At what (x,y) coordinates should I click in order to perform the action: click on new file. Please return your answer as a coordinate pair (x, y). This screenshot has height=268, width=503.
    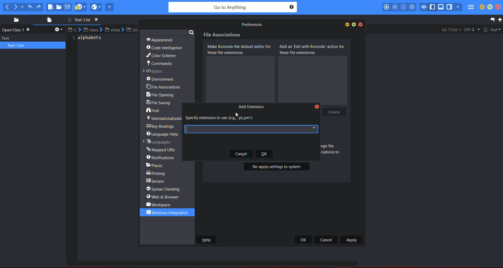
    Looking at the image, I should click on (50, 7).